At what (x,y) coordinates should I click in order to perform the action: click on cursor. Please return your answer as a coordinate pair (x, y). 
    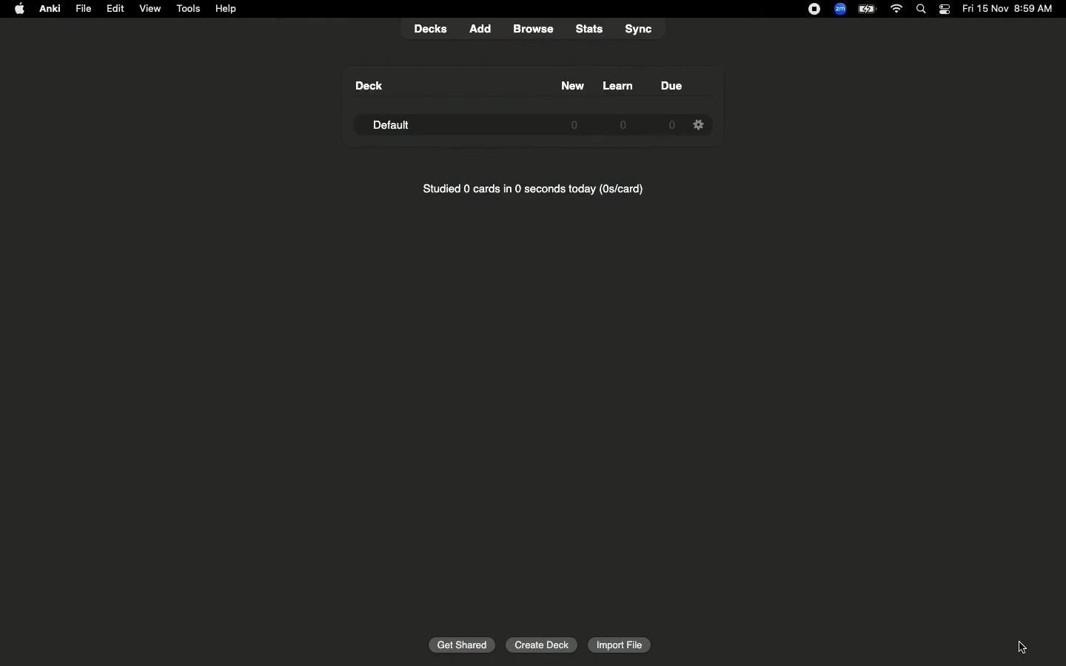
    Looking at the image, I should click on (1026, 647).